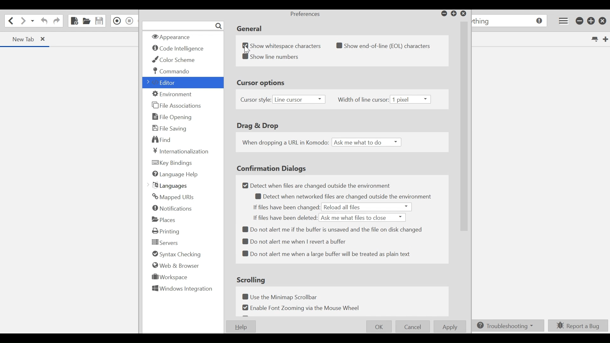  Describe the element at coordinates (295, 241) in the screenshot. I see `Do not alert me when I revert a buffer` at that location.